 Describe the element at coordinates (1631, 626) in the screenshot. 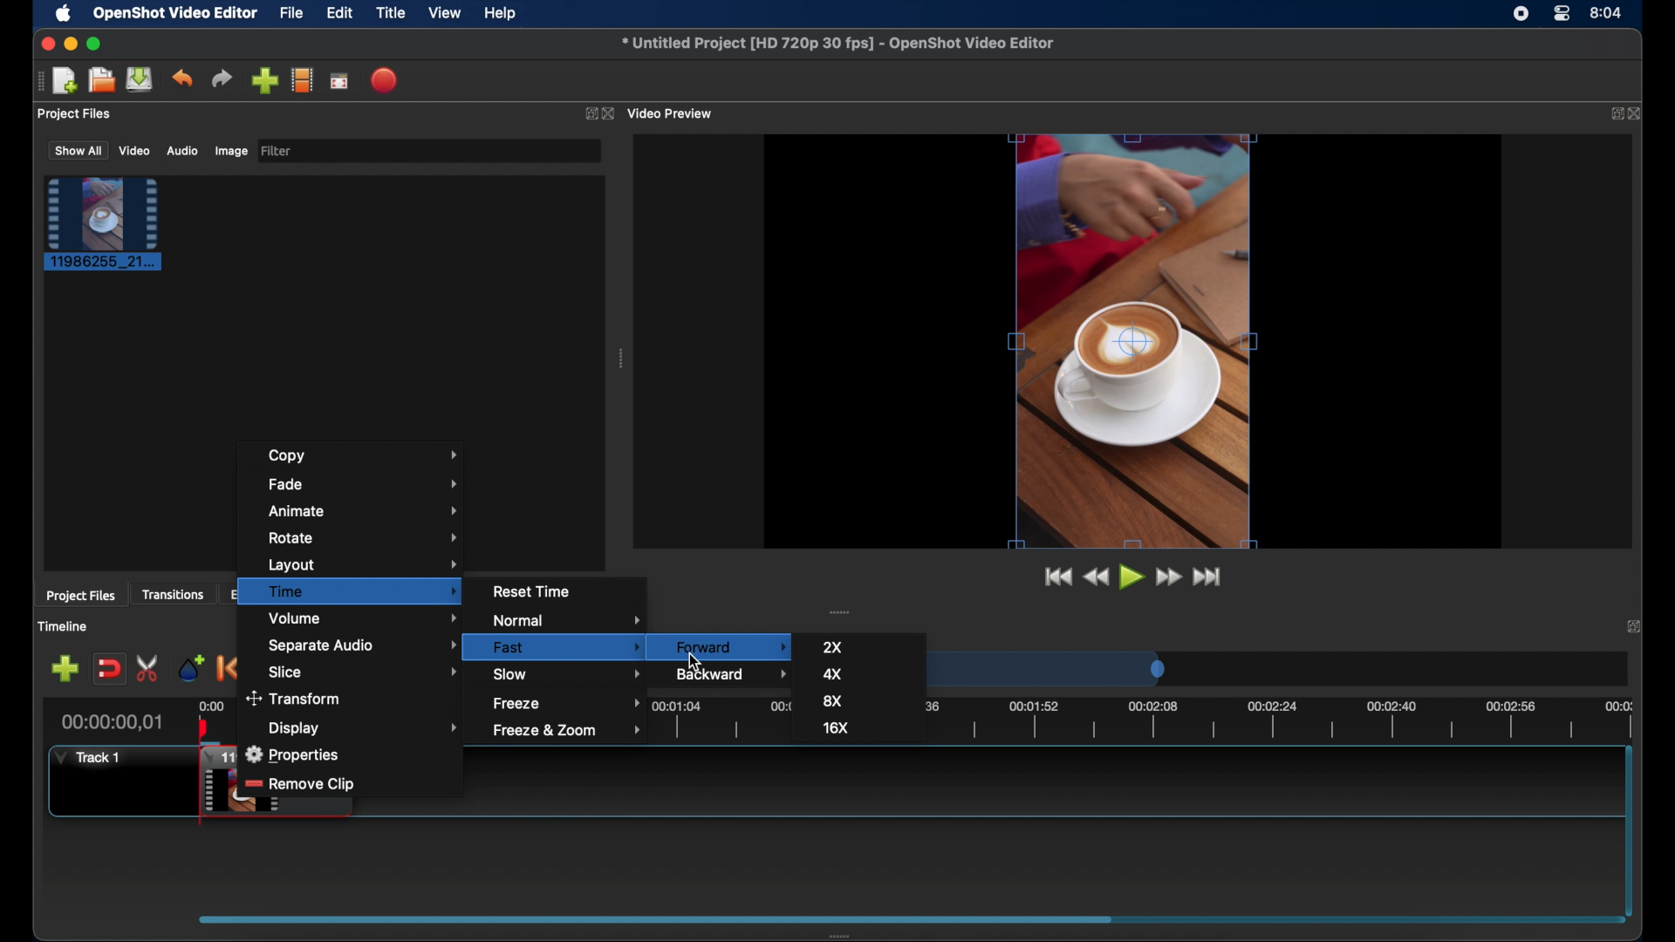

I see `close` at that location.